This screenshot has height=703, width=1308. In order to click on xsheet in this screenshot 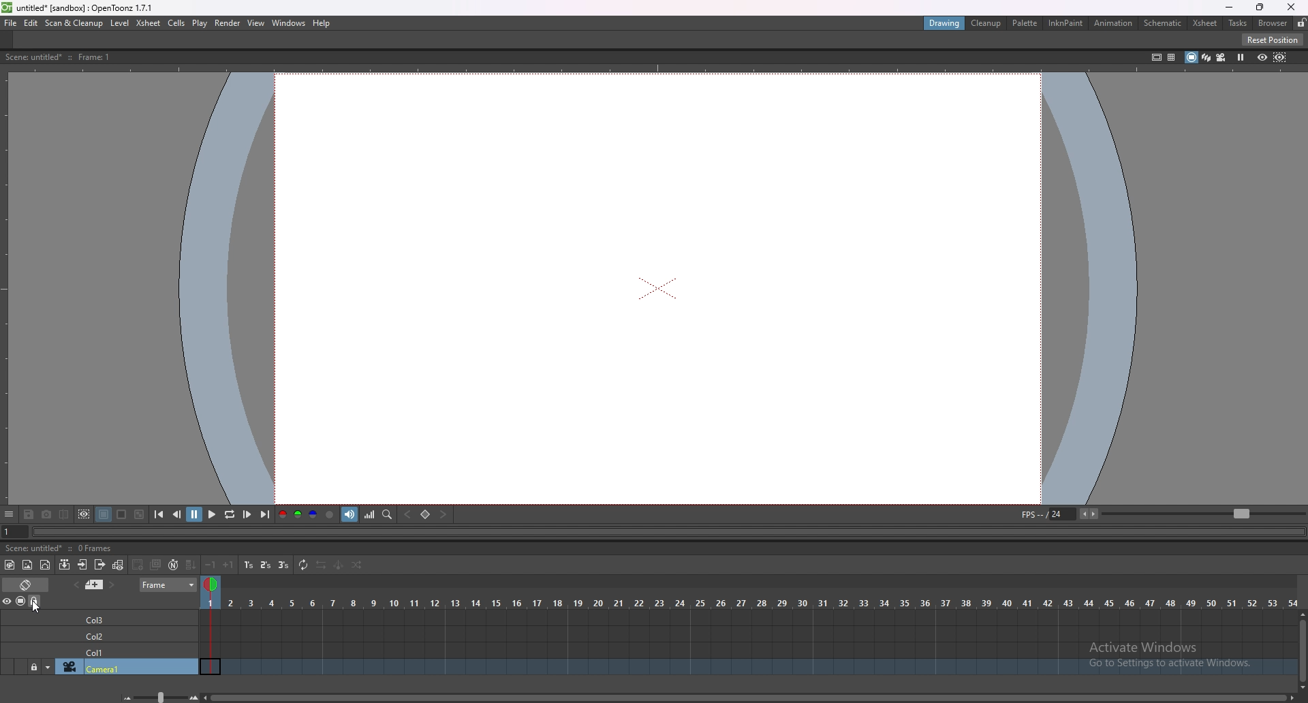, I will do `click(149, 22)`.